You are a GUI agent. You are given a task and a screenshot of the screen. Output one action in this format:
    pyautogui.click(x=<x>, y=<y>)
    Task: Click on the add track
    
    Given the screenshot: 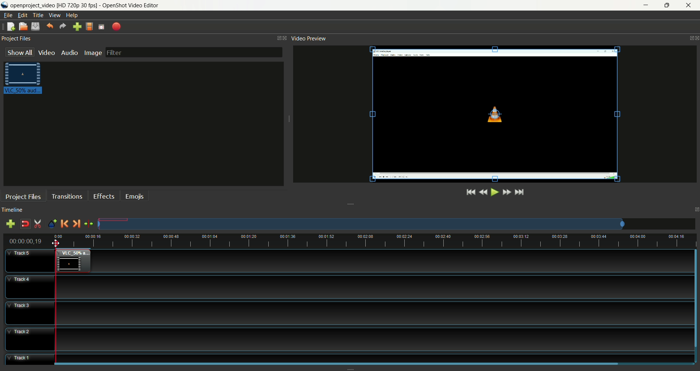 What is the action you would take?
    pyautogui.click(x=12, y=224)
    